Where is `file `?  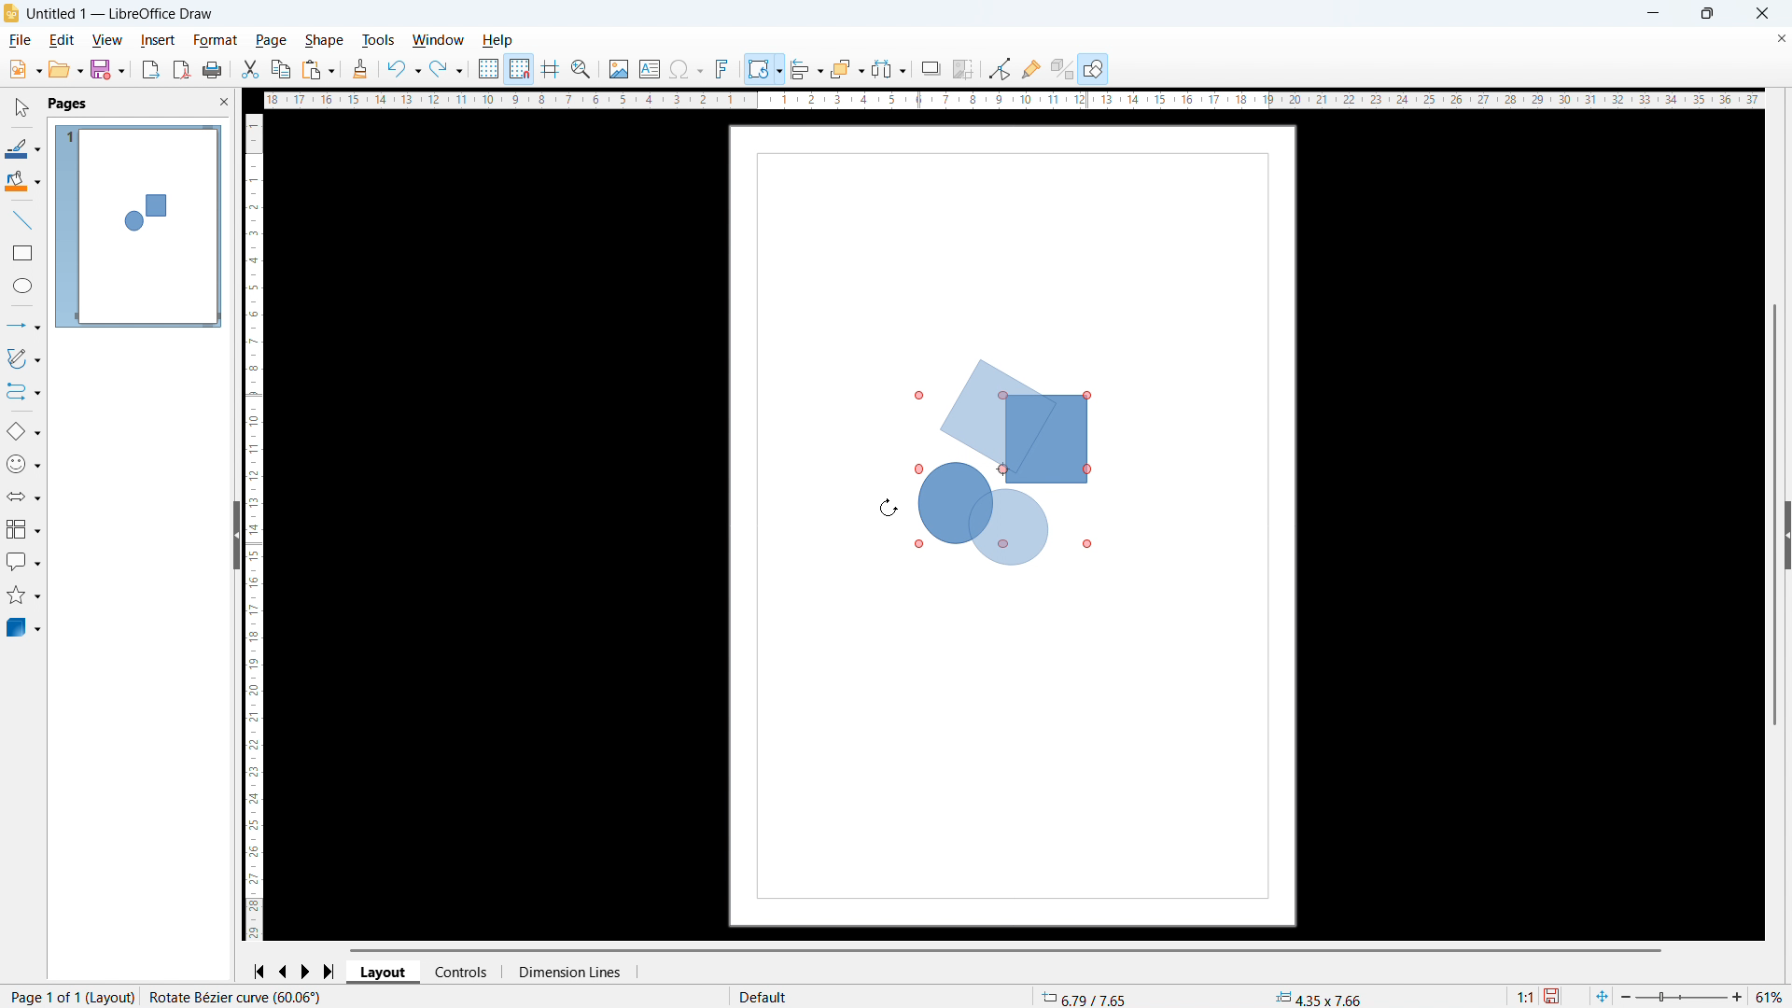 file  is located at coordinates (21, 40).